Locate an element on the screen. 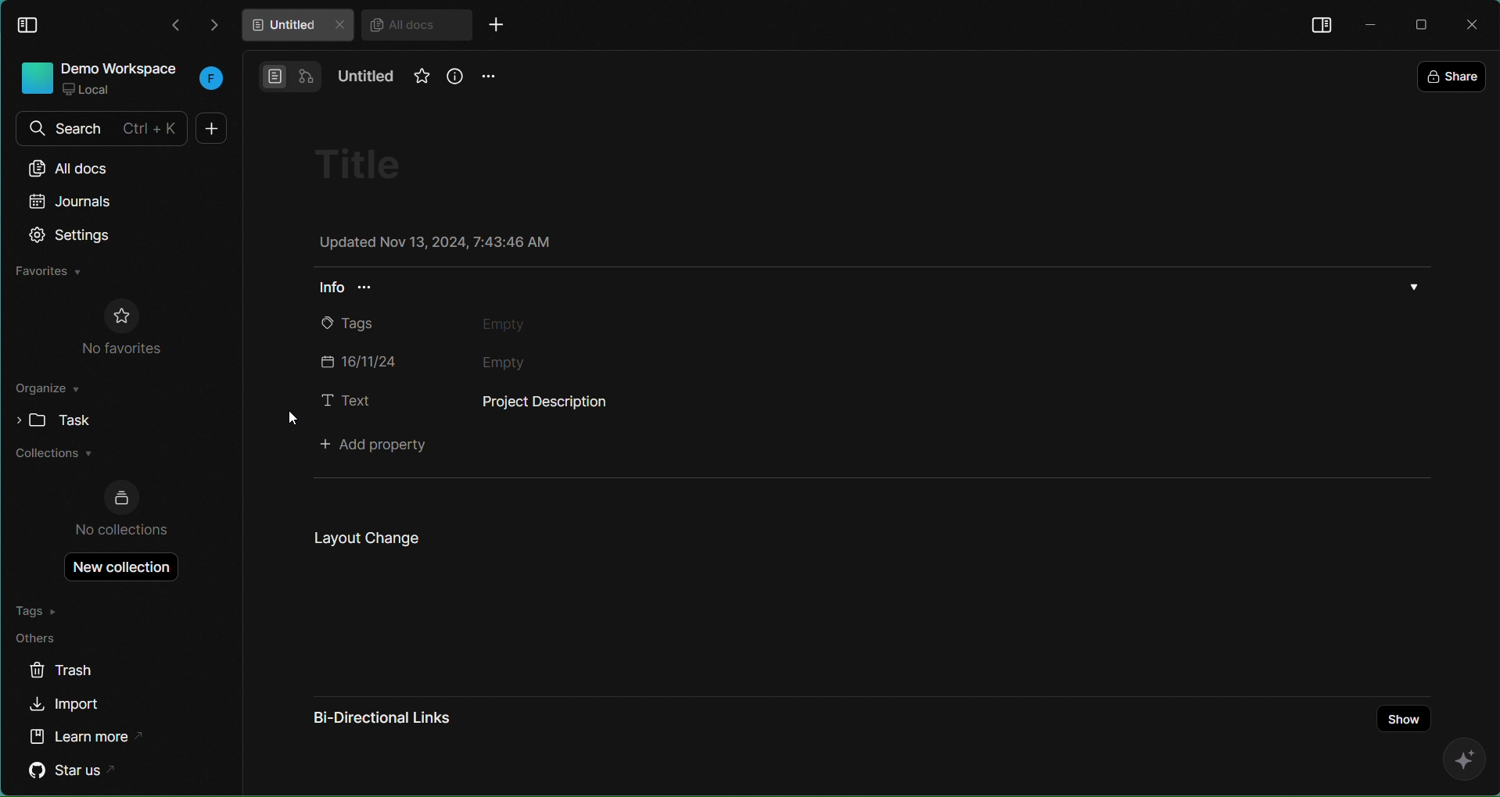 Image resolution: width=1500 pixels, height=797 pixels. ( Untitled is located at coordinates (296, 26).